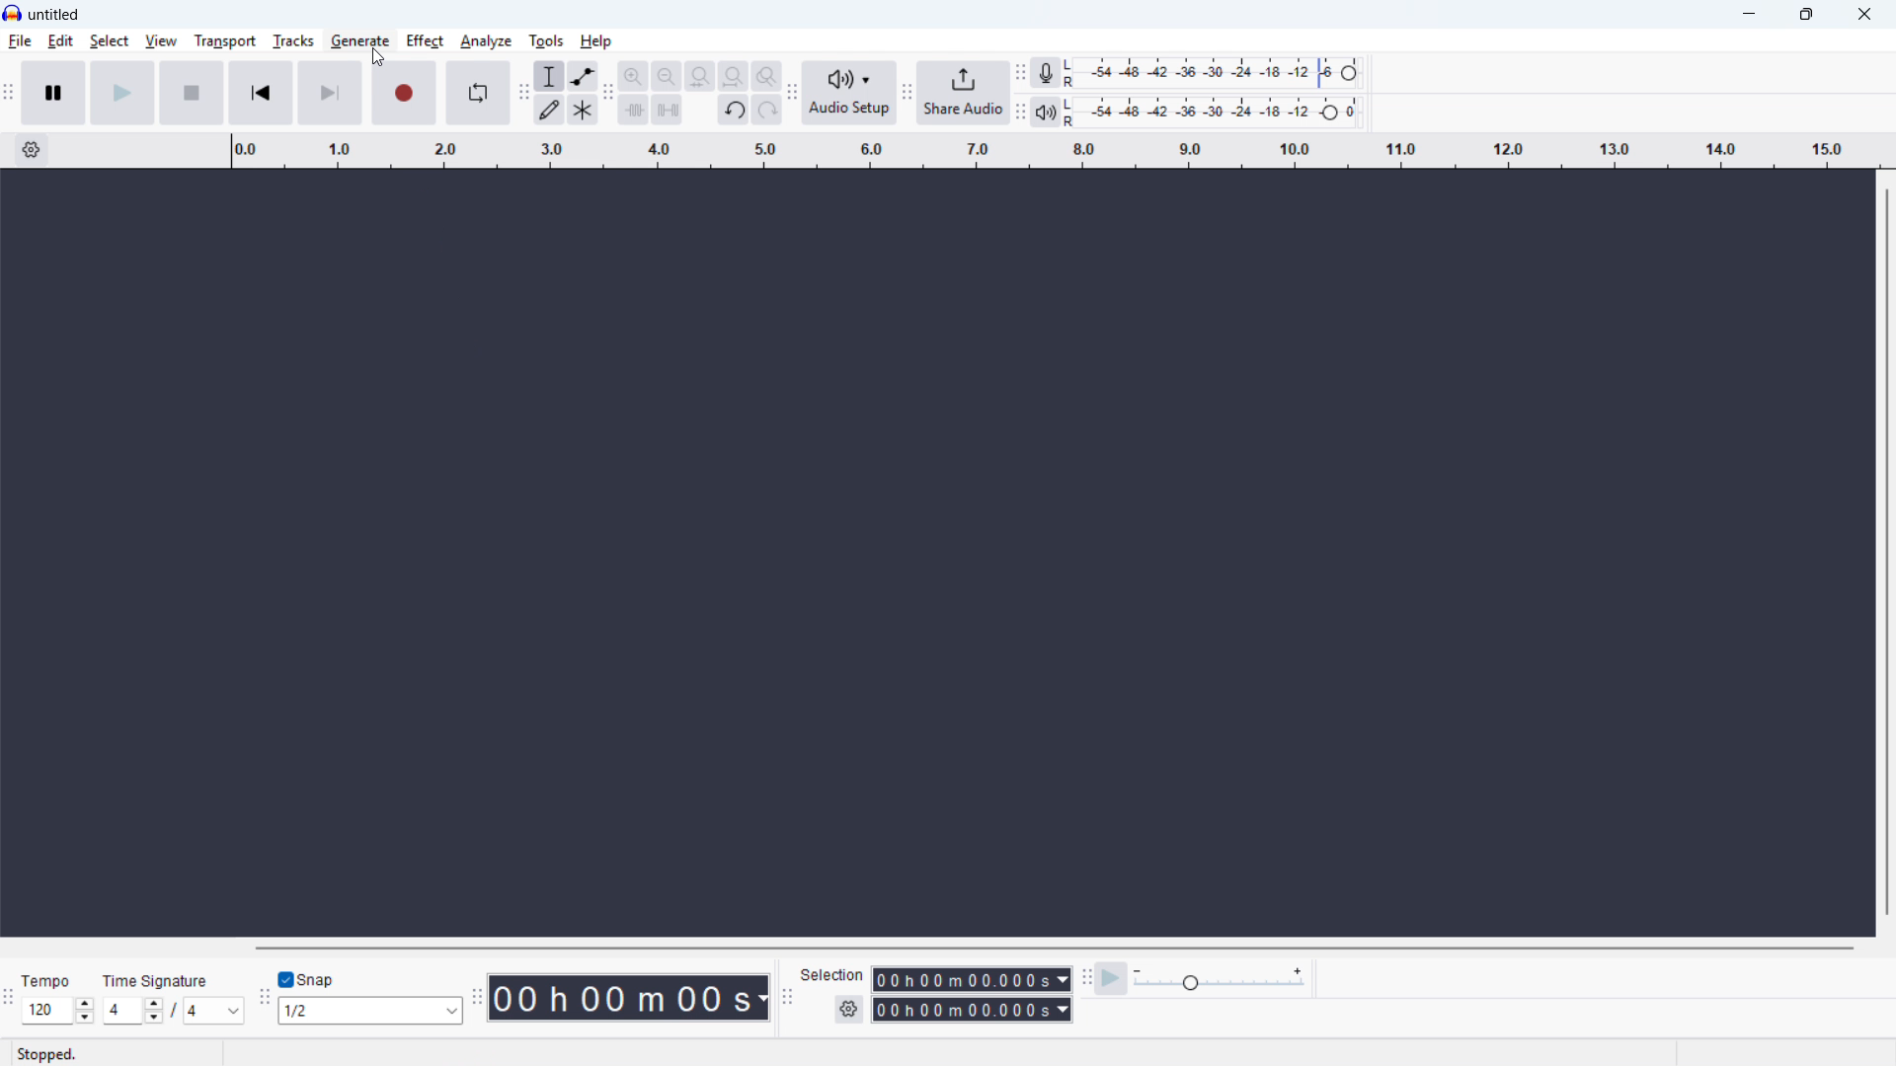  Describe the element at coordinates (376, 56) in the screenshot. I see `cursor` at that location.